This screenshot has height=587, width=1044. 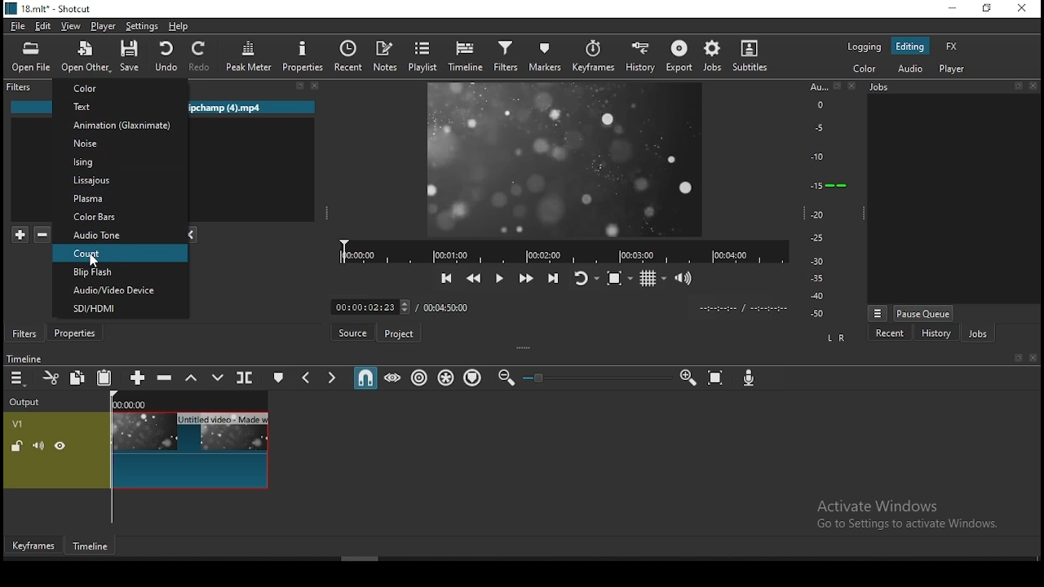 I want to click on cursor, so click(x=100, y=259).